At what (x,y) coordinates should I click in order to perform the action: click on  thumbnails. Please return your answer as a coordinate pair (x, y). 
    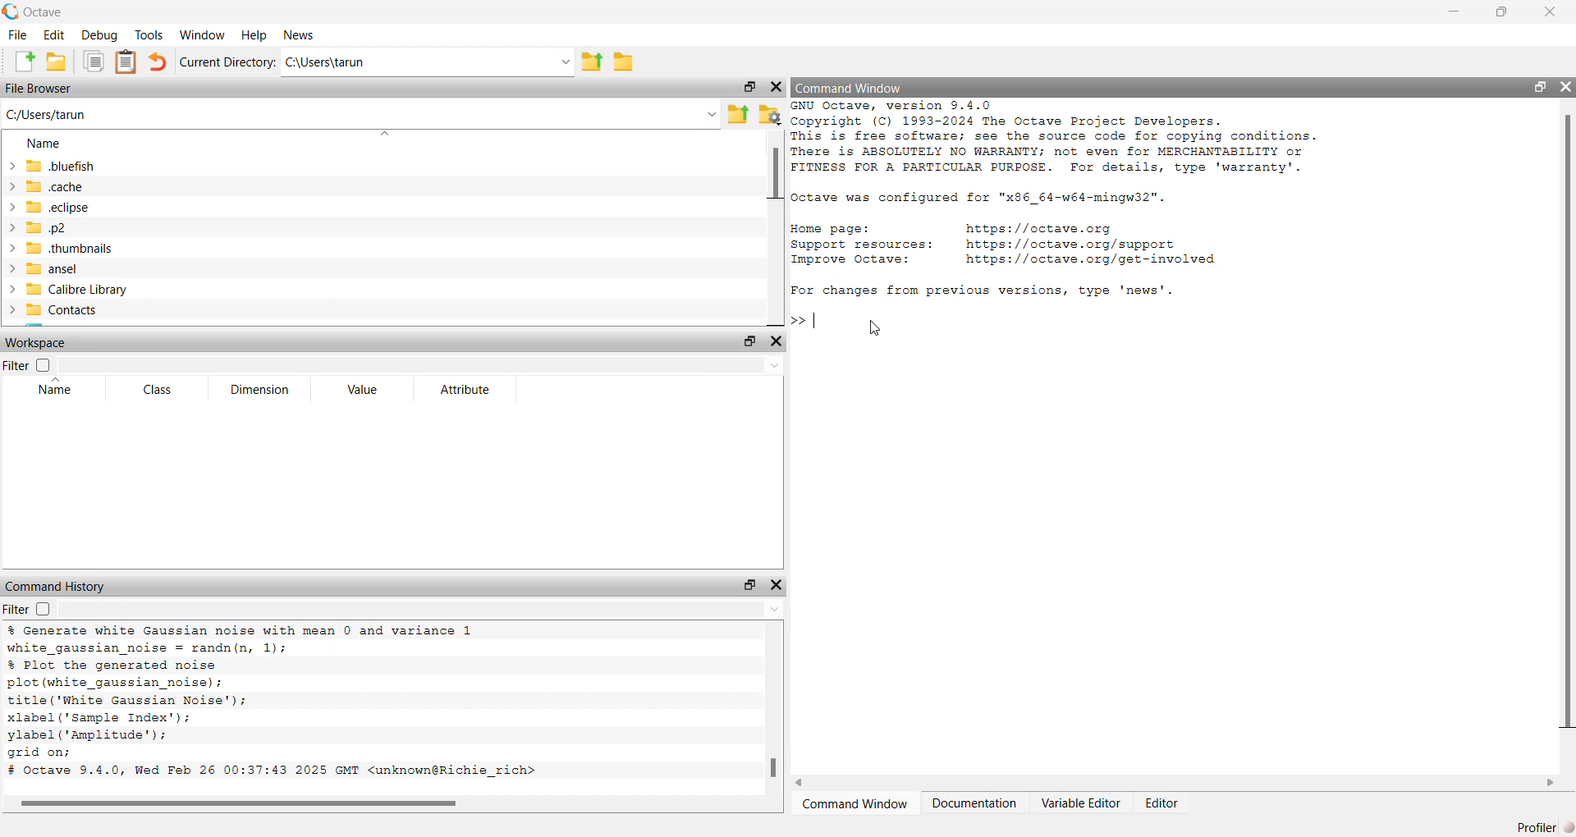
    Looking at the image, I should click on (66, 248).